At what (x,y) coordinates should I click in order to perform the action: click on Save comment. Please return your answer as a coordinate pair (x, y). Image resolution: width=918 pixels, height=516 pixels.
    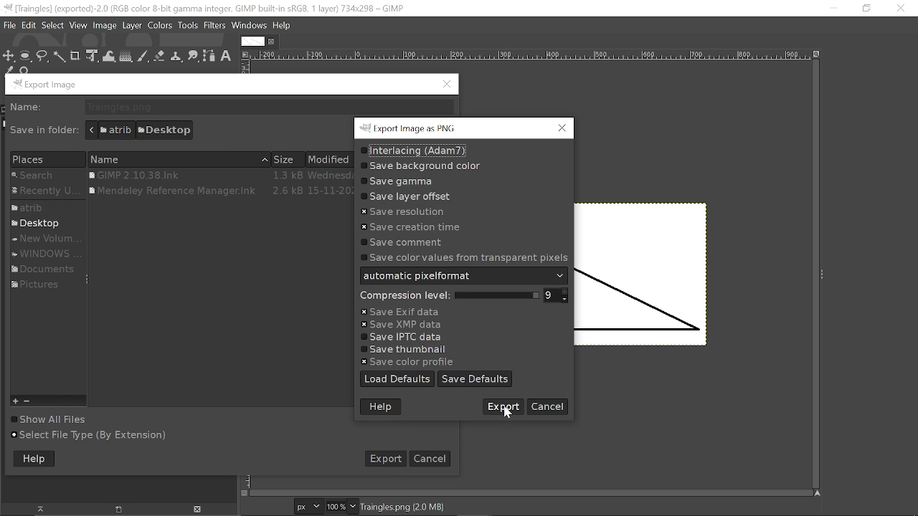
    Looking at the image, I should click on (402, 242).